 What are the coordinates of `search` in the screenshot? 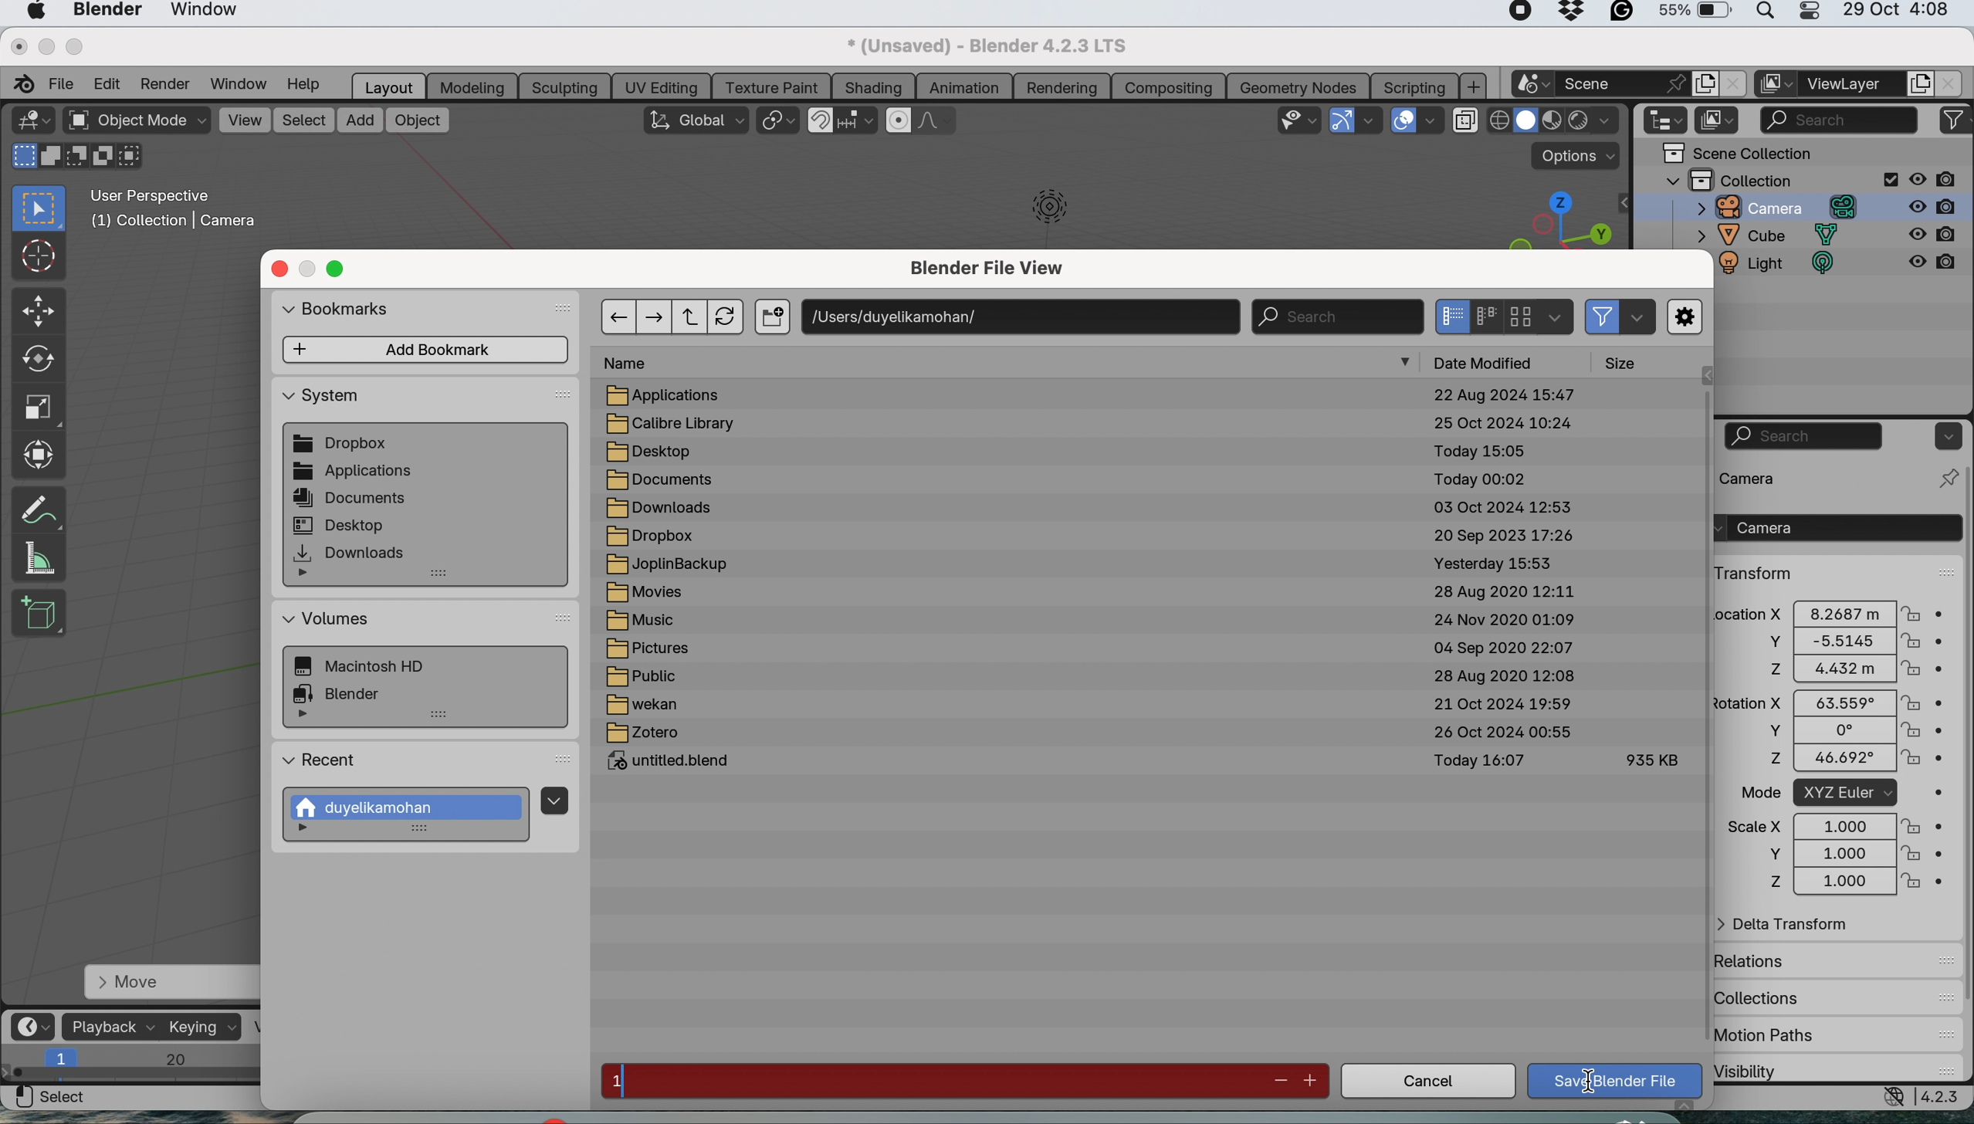 It's located at (1839, 117).